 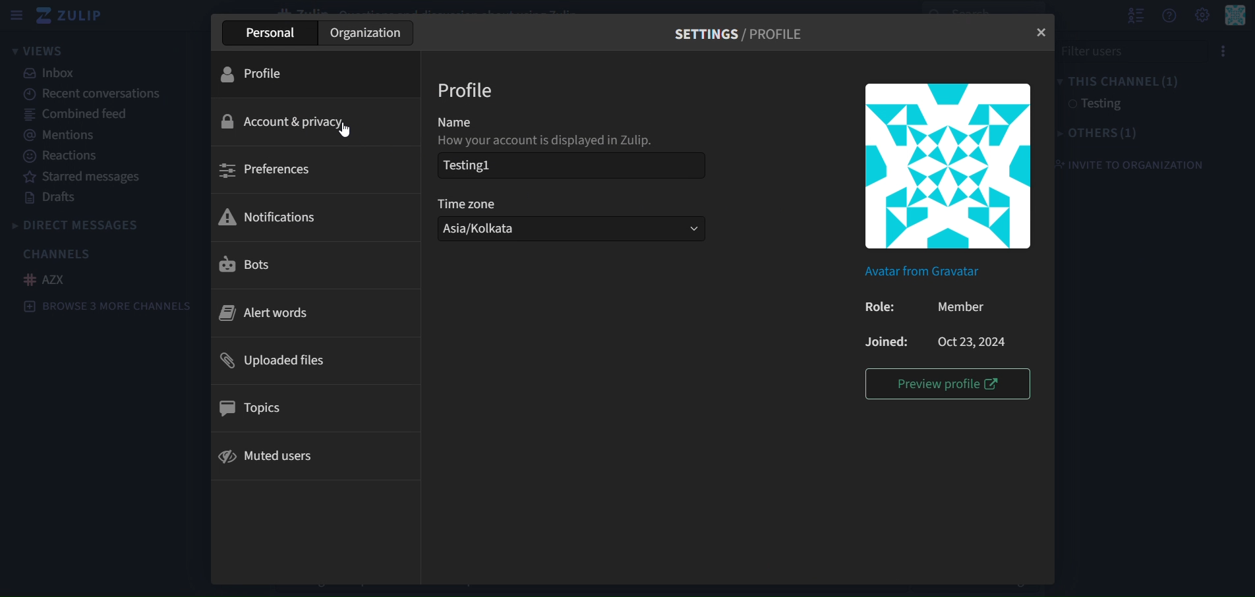 I want to click on Joined: Oct23,2024, so click(x=936, y=343).